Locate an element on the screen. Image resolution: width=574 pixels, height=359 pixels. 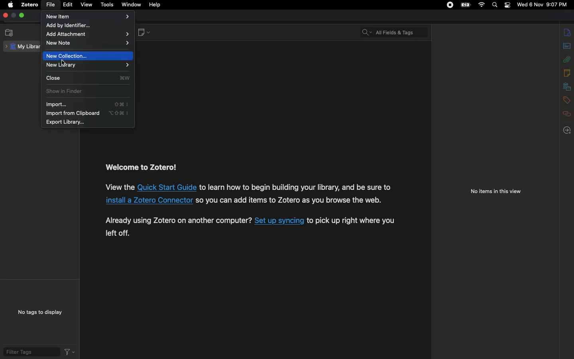
Add attachment is located at coordinates (88, 35).